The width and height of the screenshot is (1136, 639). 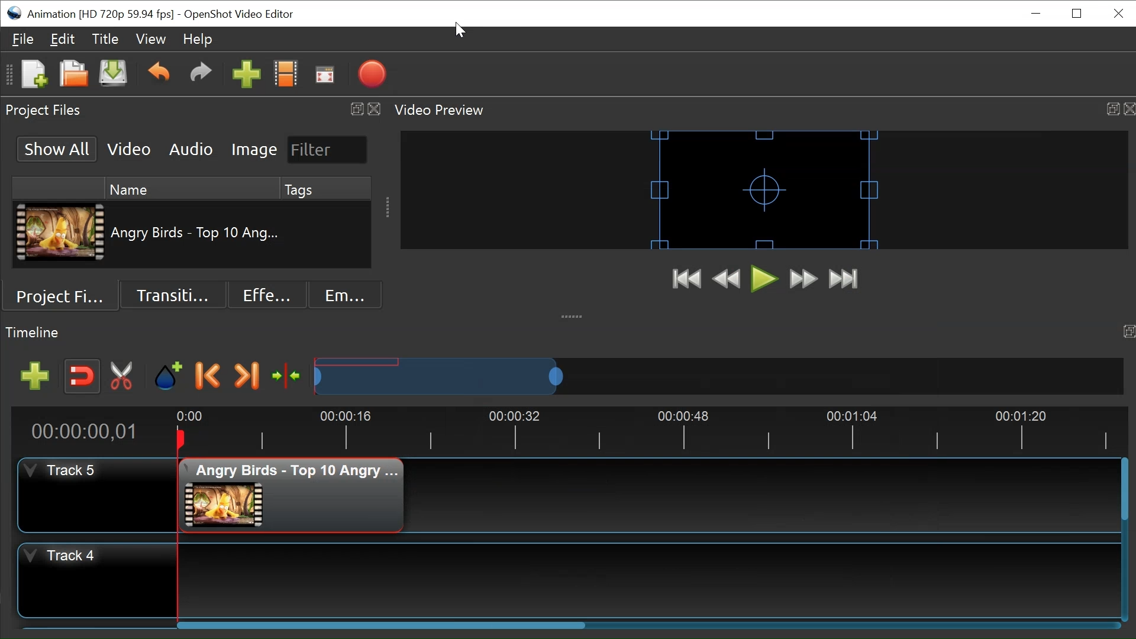 What do you see at coordinates (80, 375) in the screenshot?
I see `Snap` at bounding box center [80, 375].